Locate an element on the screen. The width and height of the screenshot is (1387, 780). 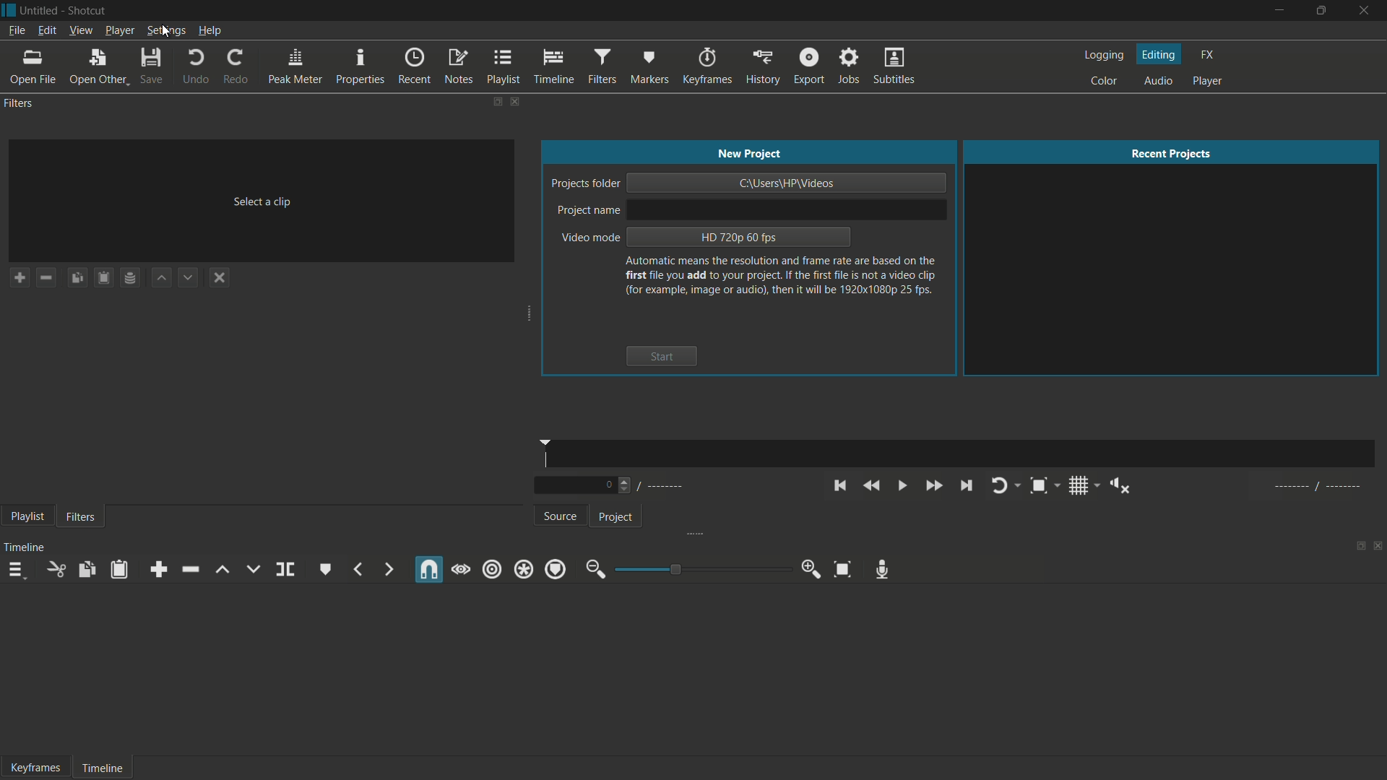
minimize is located at coordinates (1279, 11).